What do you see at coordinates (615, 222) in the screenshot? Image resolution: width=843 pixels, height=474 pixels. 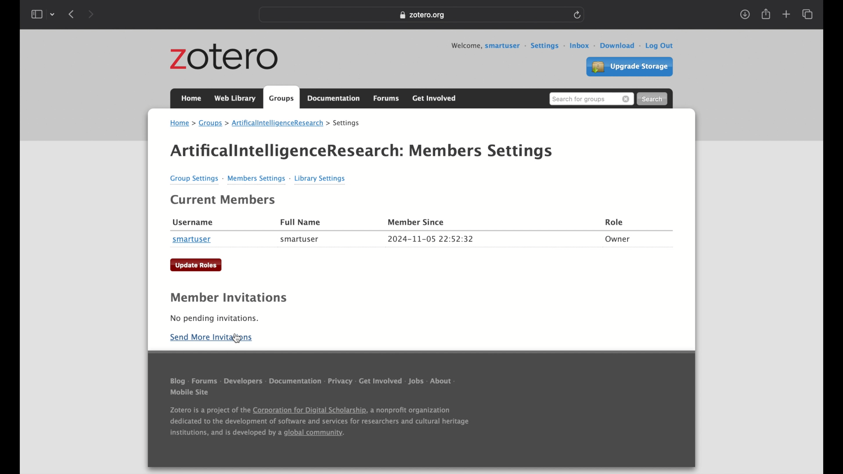 I see `role` at bounding box center [615, 222].